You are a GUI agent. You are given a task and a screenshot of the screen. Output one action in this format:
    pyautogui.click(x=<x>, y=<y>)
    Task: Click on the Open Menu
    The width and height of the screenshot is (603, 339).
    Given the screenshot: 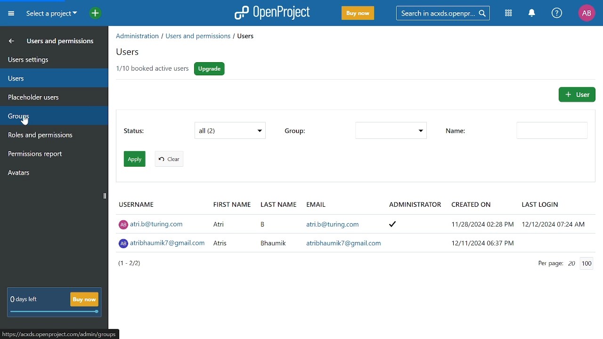 What is the action you would take?
    pyautogui.click(x=13, y=15)
    